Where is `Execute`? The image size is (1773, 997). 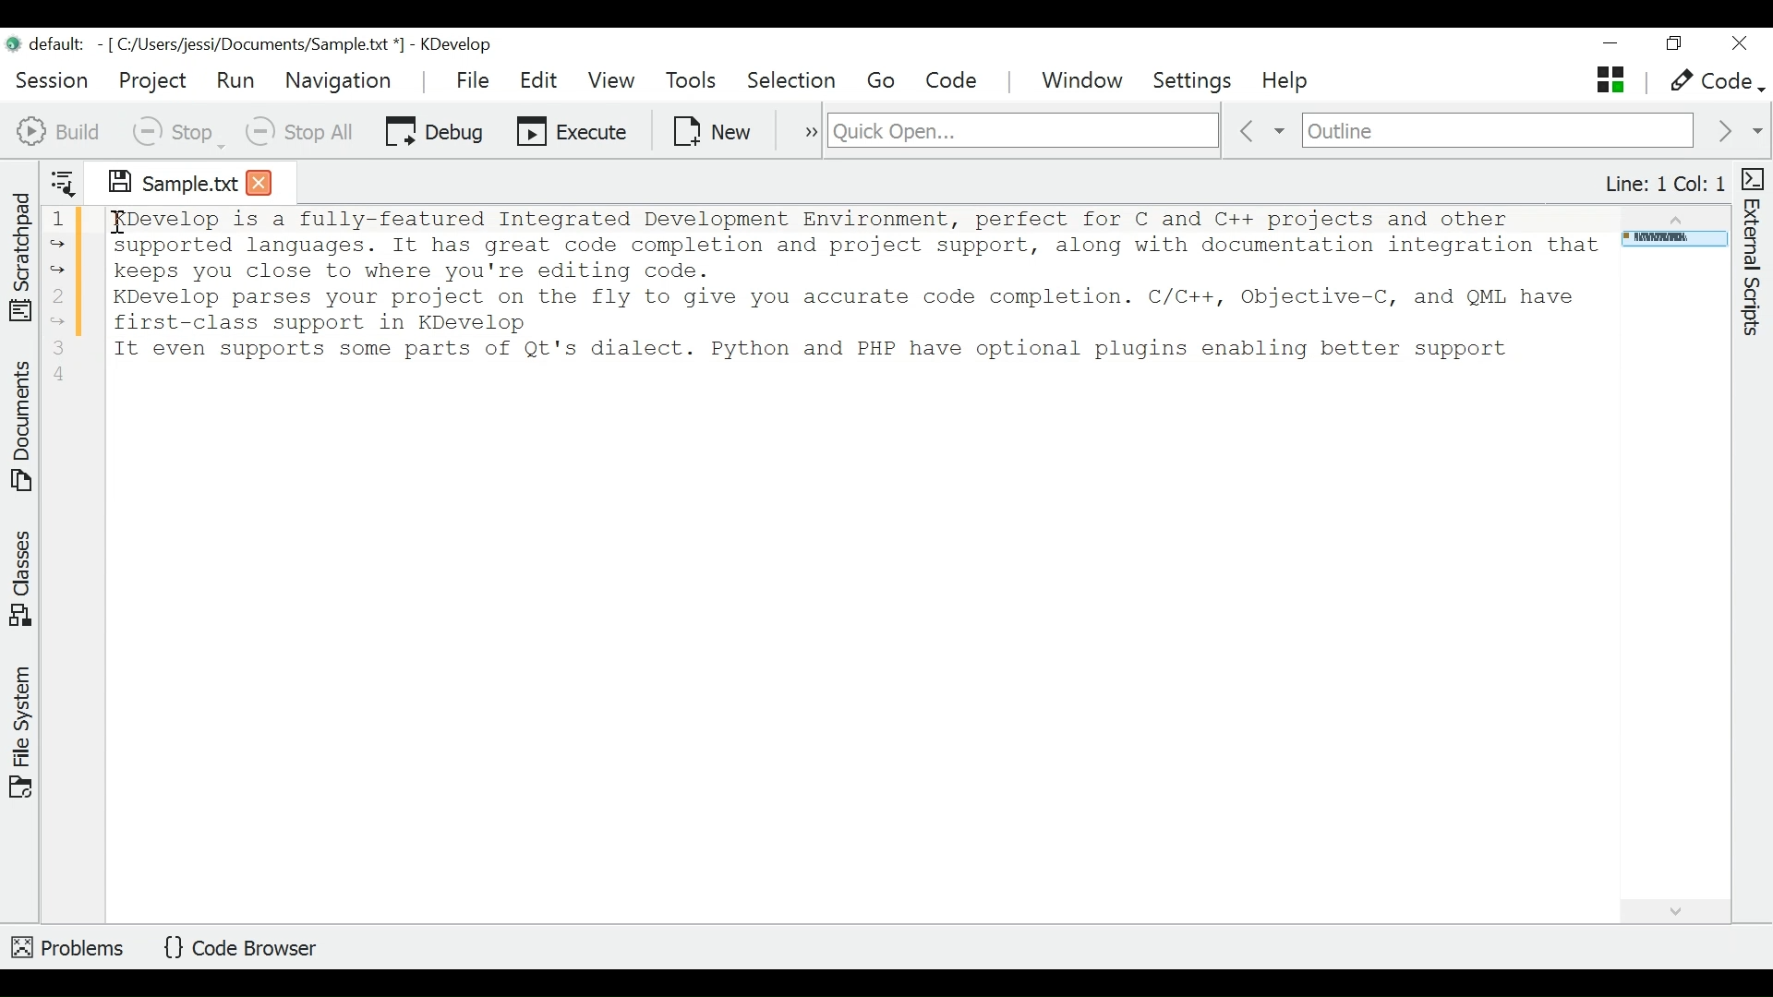
Execute is located at coordinates (573, 129).